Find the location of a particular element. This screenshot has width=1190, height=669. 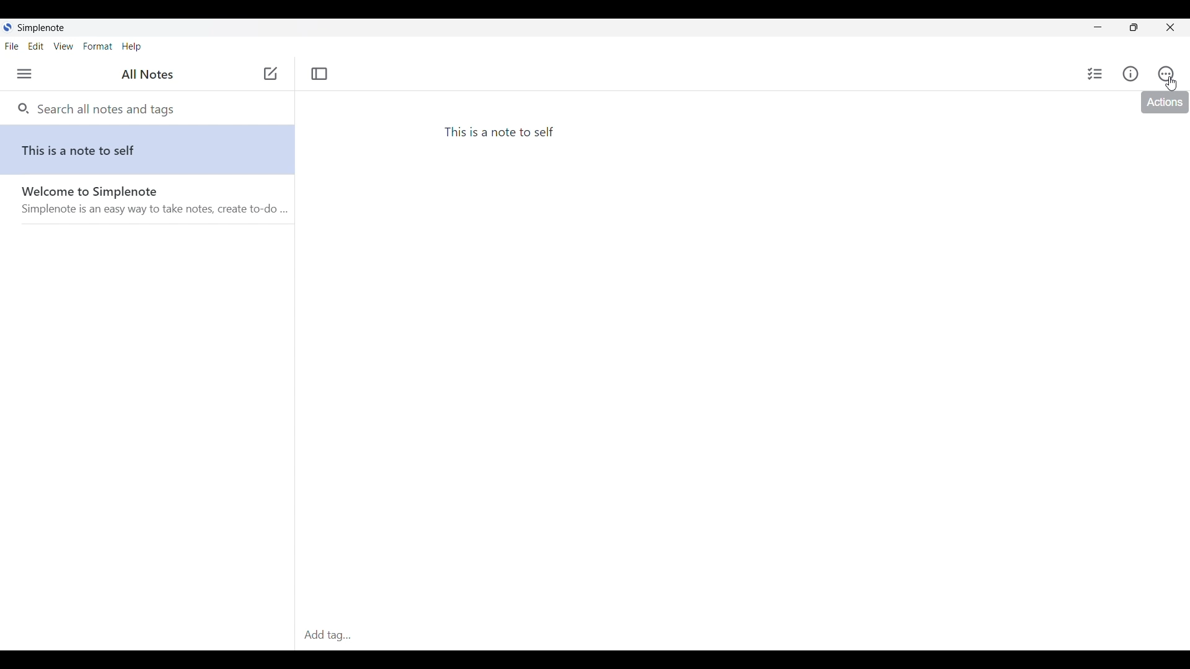

Click to add new note is located at coordinates (270, 73).